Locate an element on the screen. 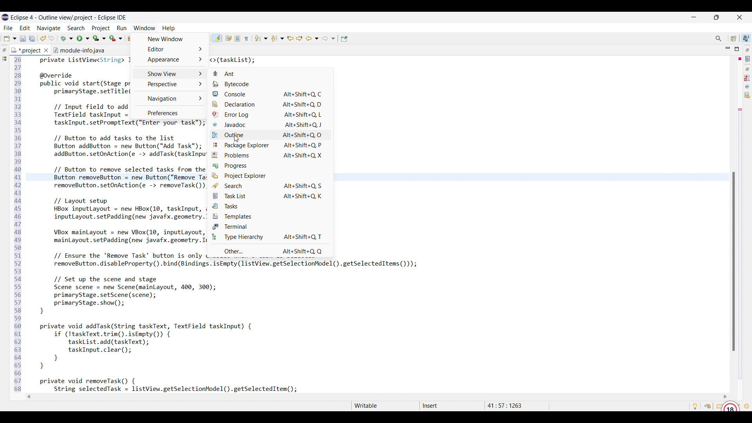 This screenshot has height=423, width=752. Next annotation is located at coordinates (261, 38).